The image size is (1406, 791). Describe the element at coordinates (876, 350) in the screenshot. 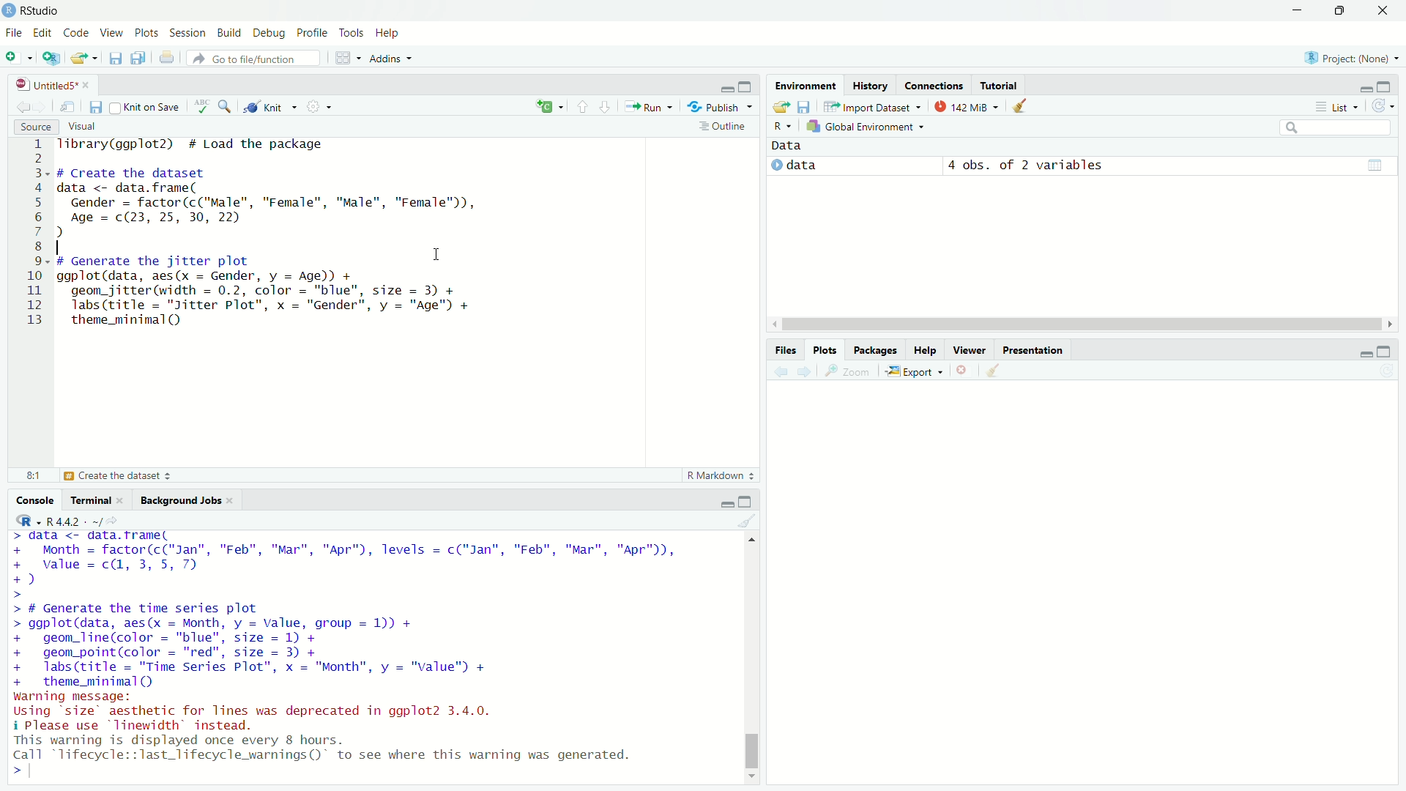

I see `packages` at that location.